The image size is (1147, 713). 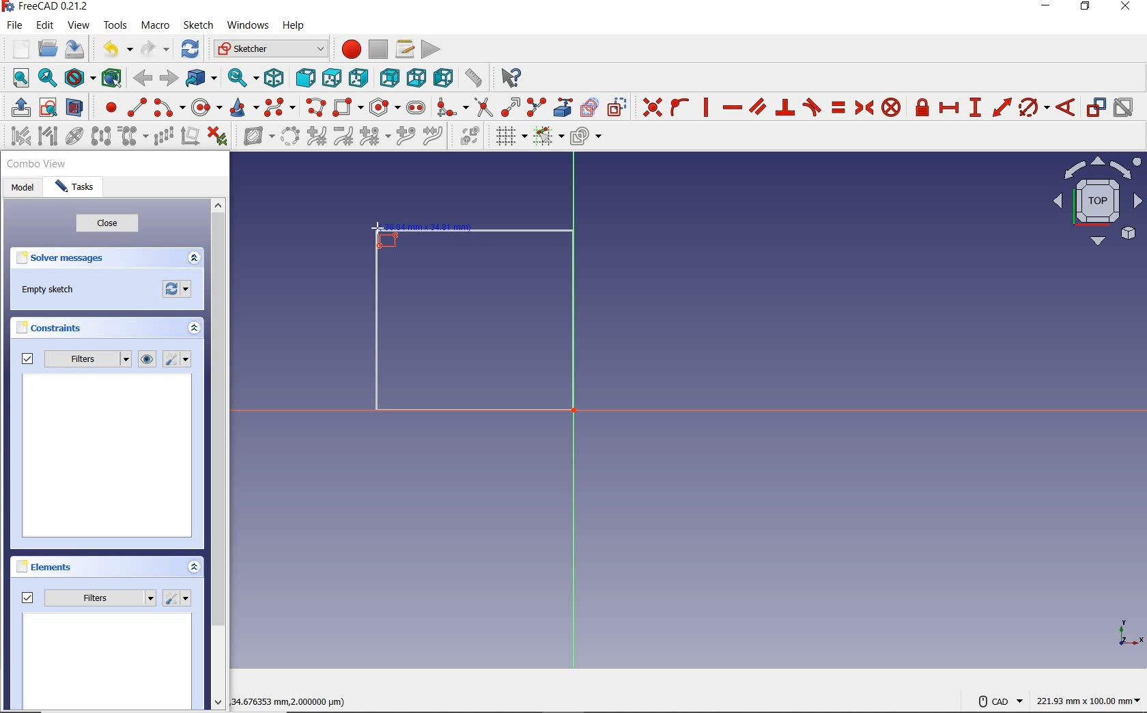 I want to click on create regular polygon, so click(x=383, y=107).